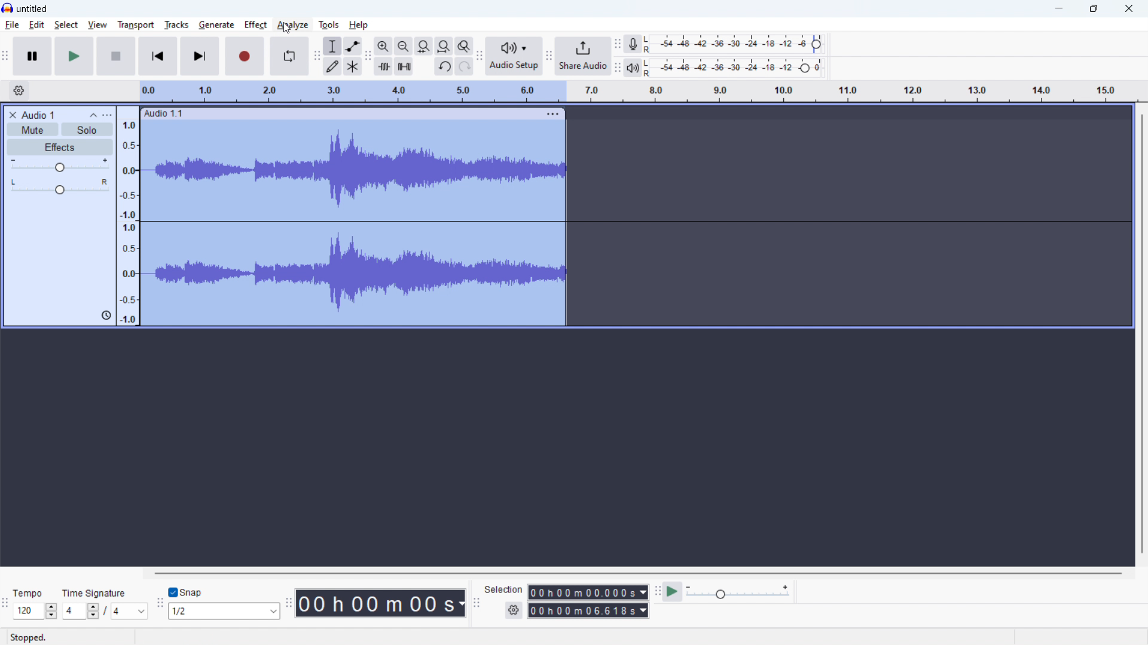 This screenshot has height=645, width=1148. Describe the element at coordinates (465, 66) in the screenshot. I see `redo` at that location.